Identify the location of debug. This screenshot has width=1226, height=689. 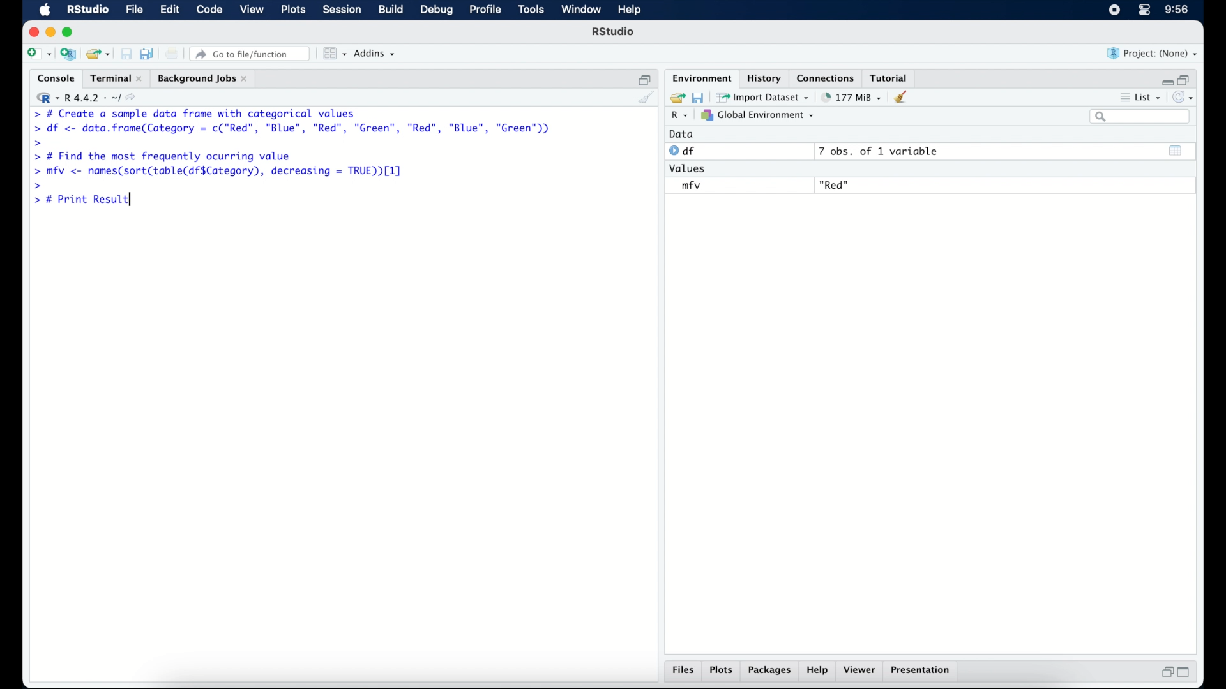
(435, 11).